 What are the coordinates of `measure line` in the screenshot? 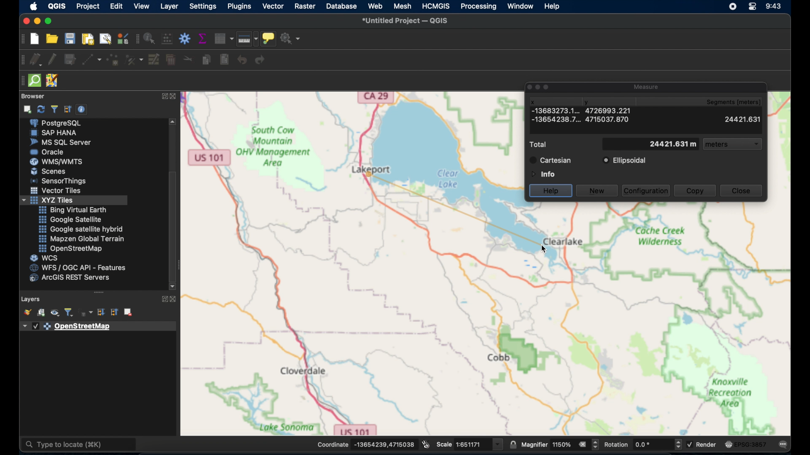 It's located at (247, 39).